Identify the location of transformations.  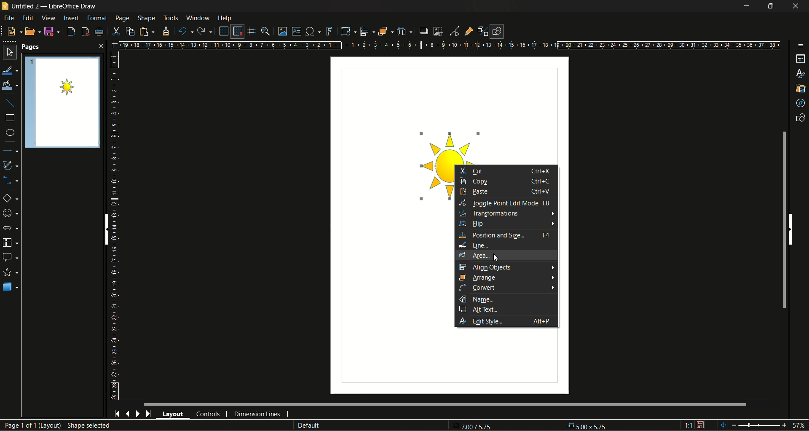
(489, 213).